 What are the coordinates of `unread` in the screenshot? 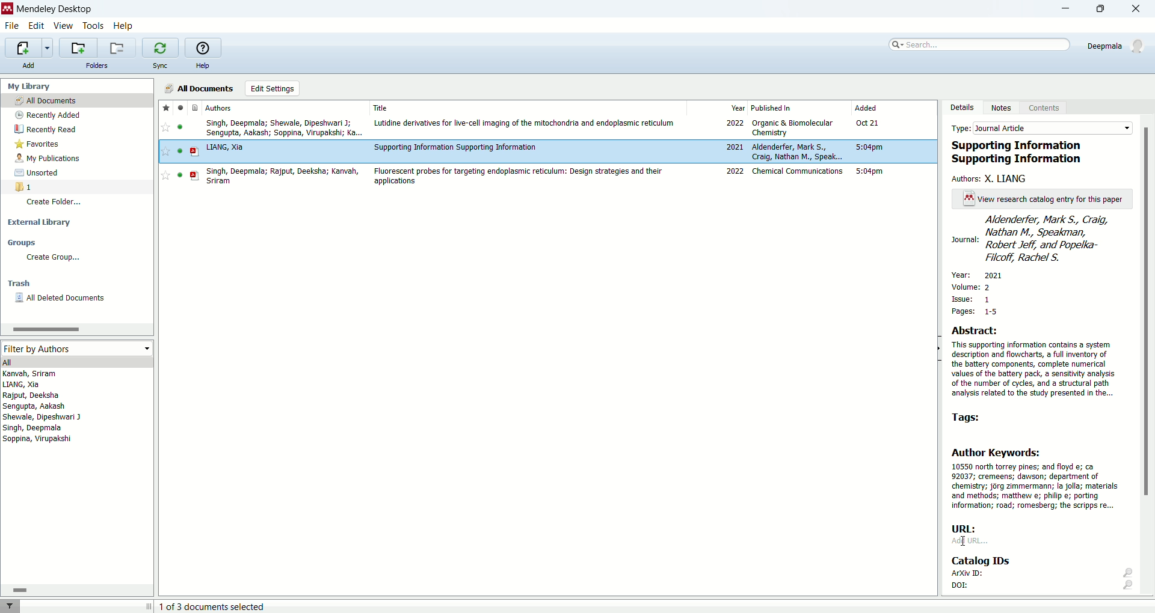 It's located at (180, 175).